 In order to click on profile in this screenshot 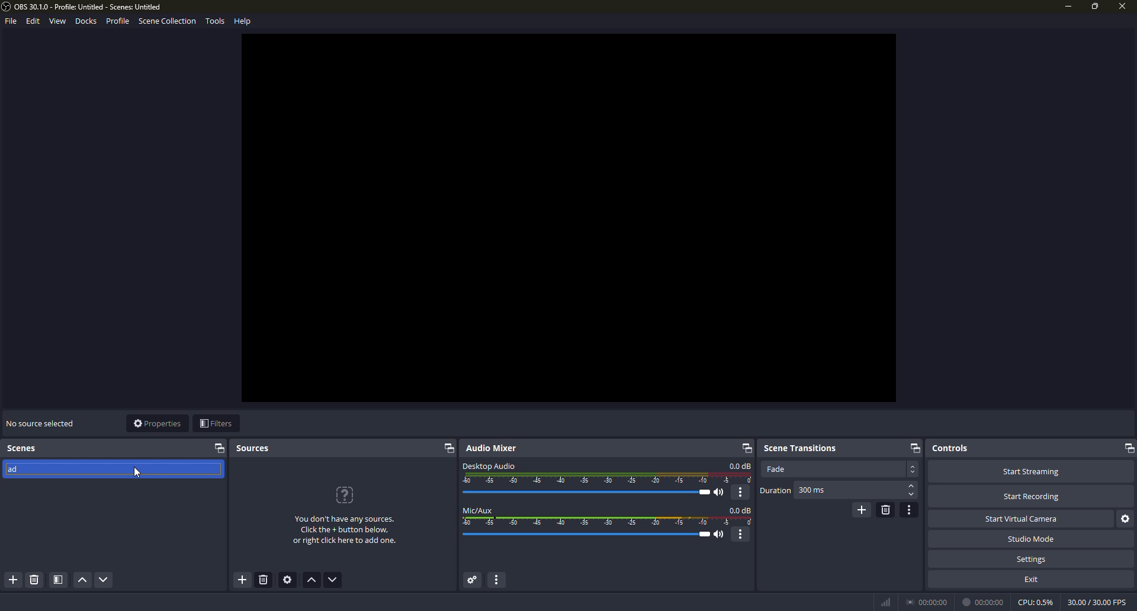, I will do `click(117, 21)`.